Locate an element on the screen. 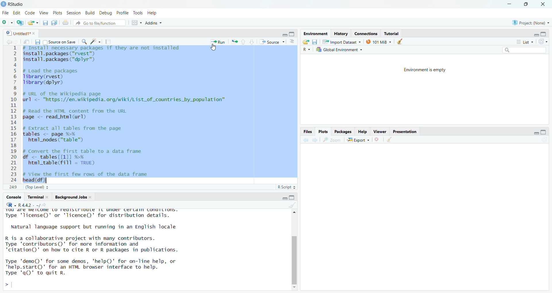  resize is located at coordinates (526, 4).